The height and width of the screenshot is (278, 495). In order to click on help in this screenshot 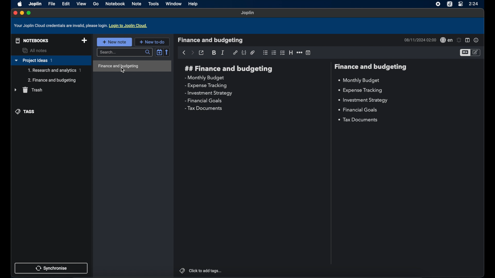, I will do `click(193, 4)`.